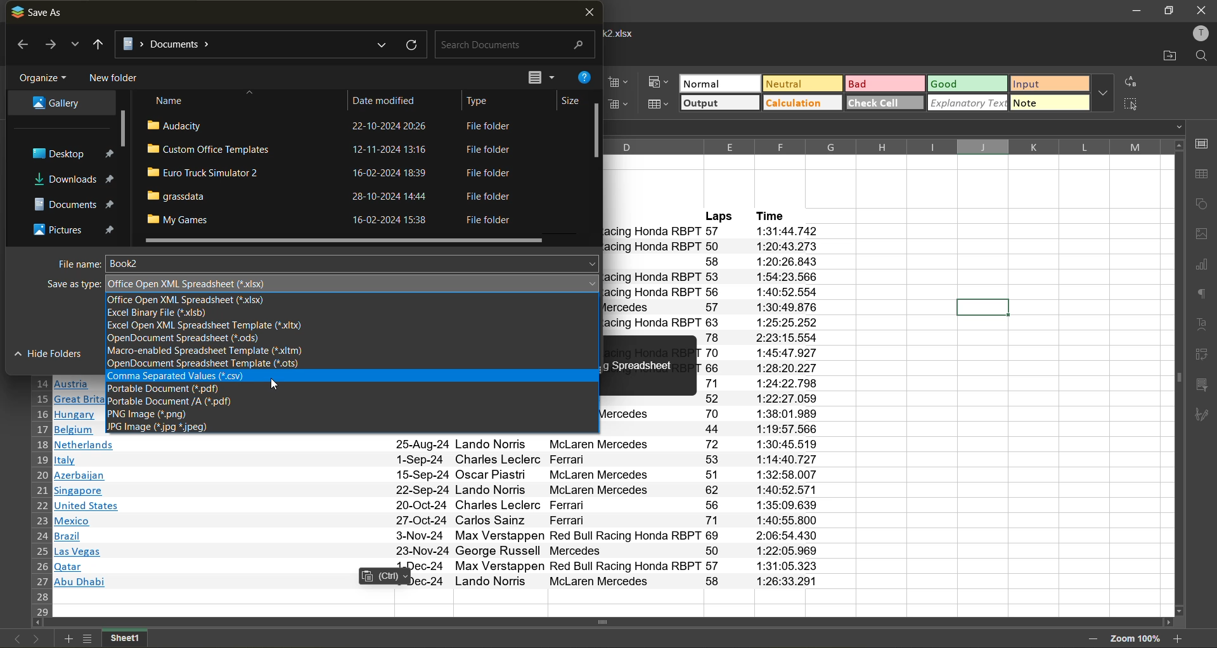 This screenshot has width=1217, height=648. I want to click on column name, so click(881, 146).